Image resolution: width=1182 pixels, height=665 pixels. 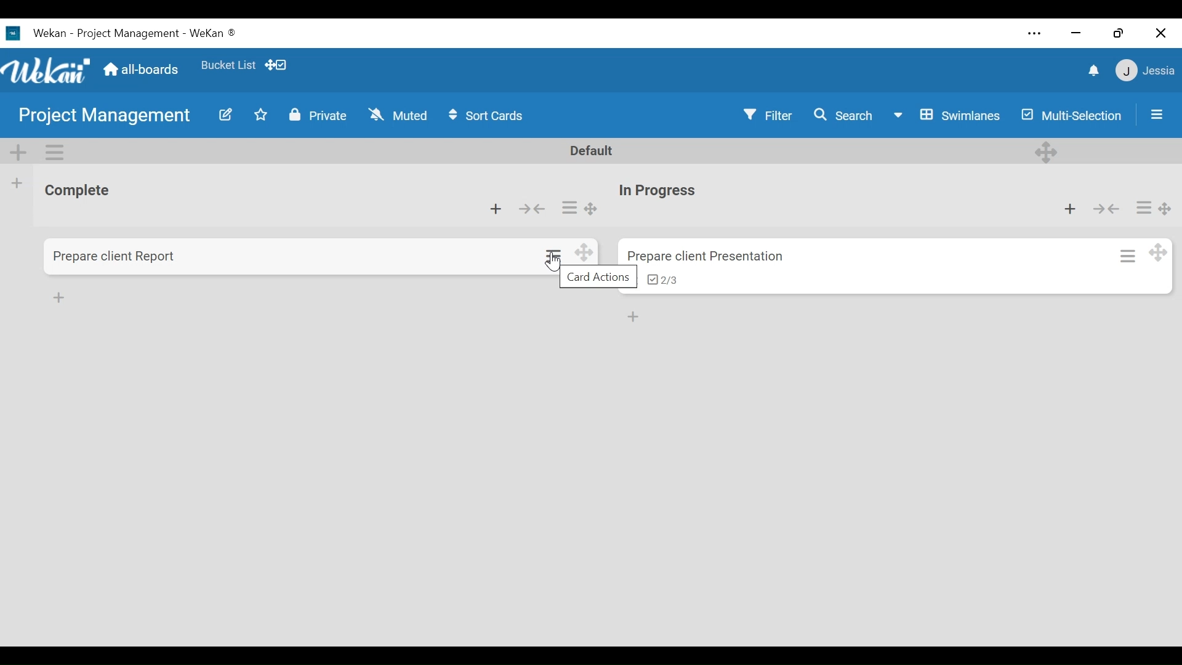 What do you see at coordinates (666, 280) in the screenshot?
I see `Checklist` at bounding box center [666, 280].